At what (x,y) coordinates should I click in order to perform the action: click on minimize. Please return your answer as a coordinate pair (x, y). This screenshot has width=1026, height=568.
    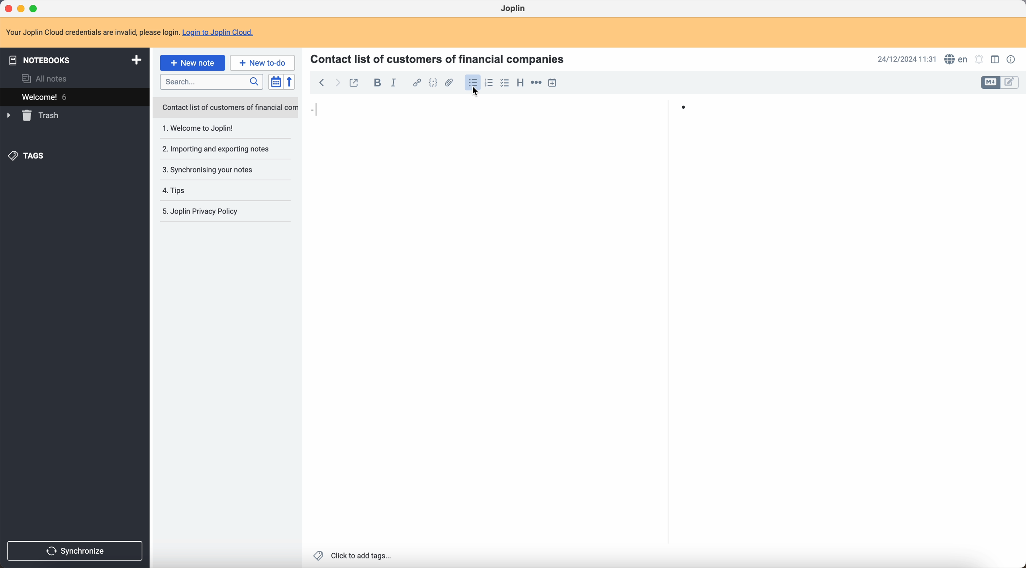
    Looking at the image, I should click on (21, 8).